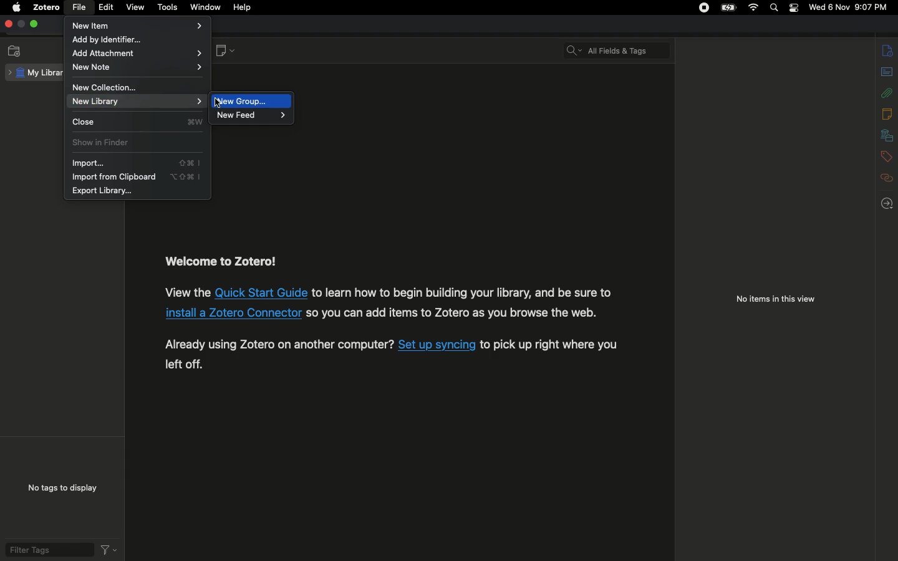 Image resolution: width=898 pixels, height=561 pixels. I want to click on Help, so click(244, 7).